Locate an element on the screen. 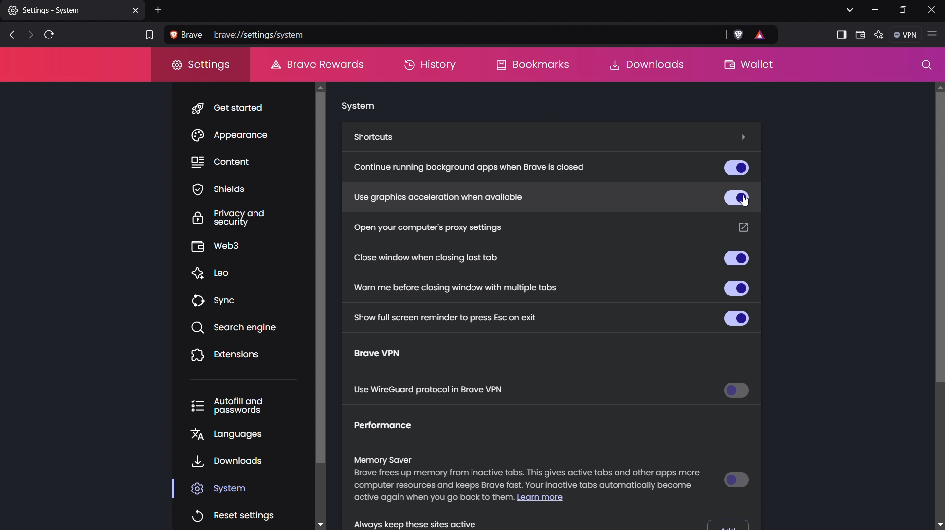 This screenshot has height=530, width=945. Shortcuts is located at coordinates (378, 137).